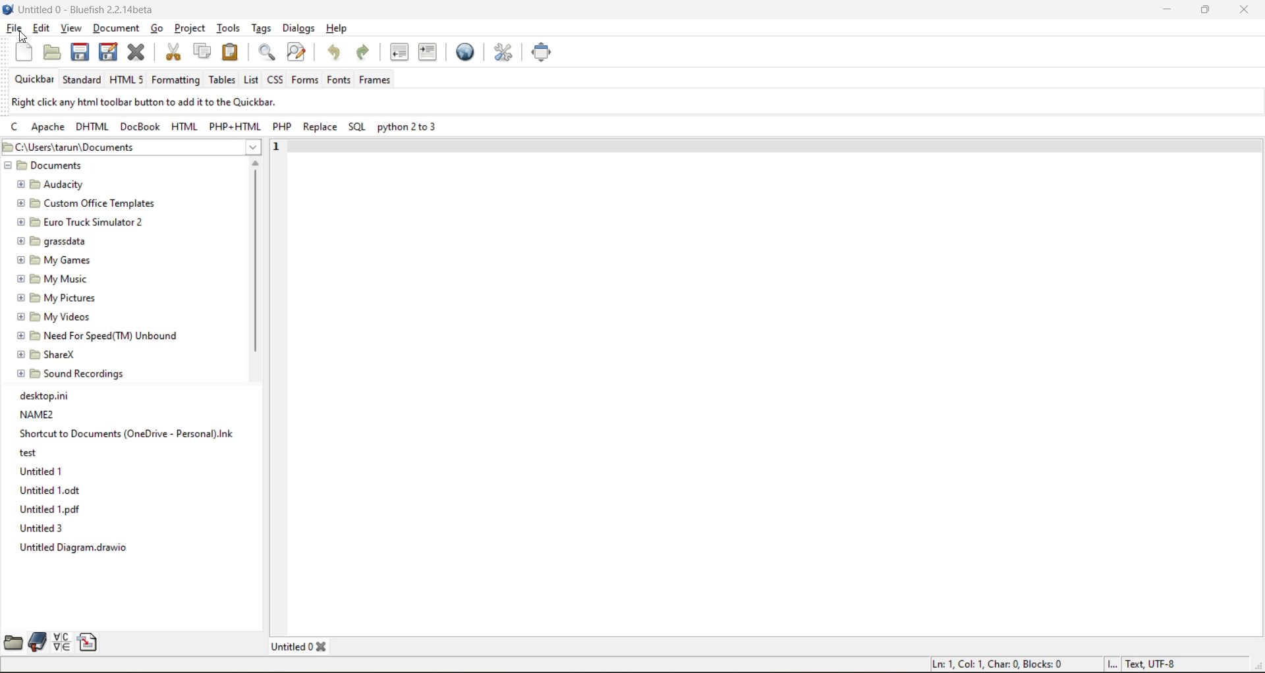 Image resolution: width=1265 pixels, height=673 pixels. Describe the element at coordinates (177, 81) in the screenshot. I see `formatting` at that location.